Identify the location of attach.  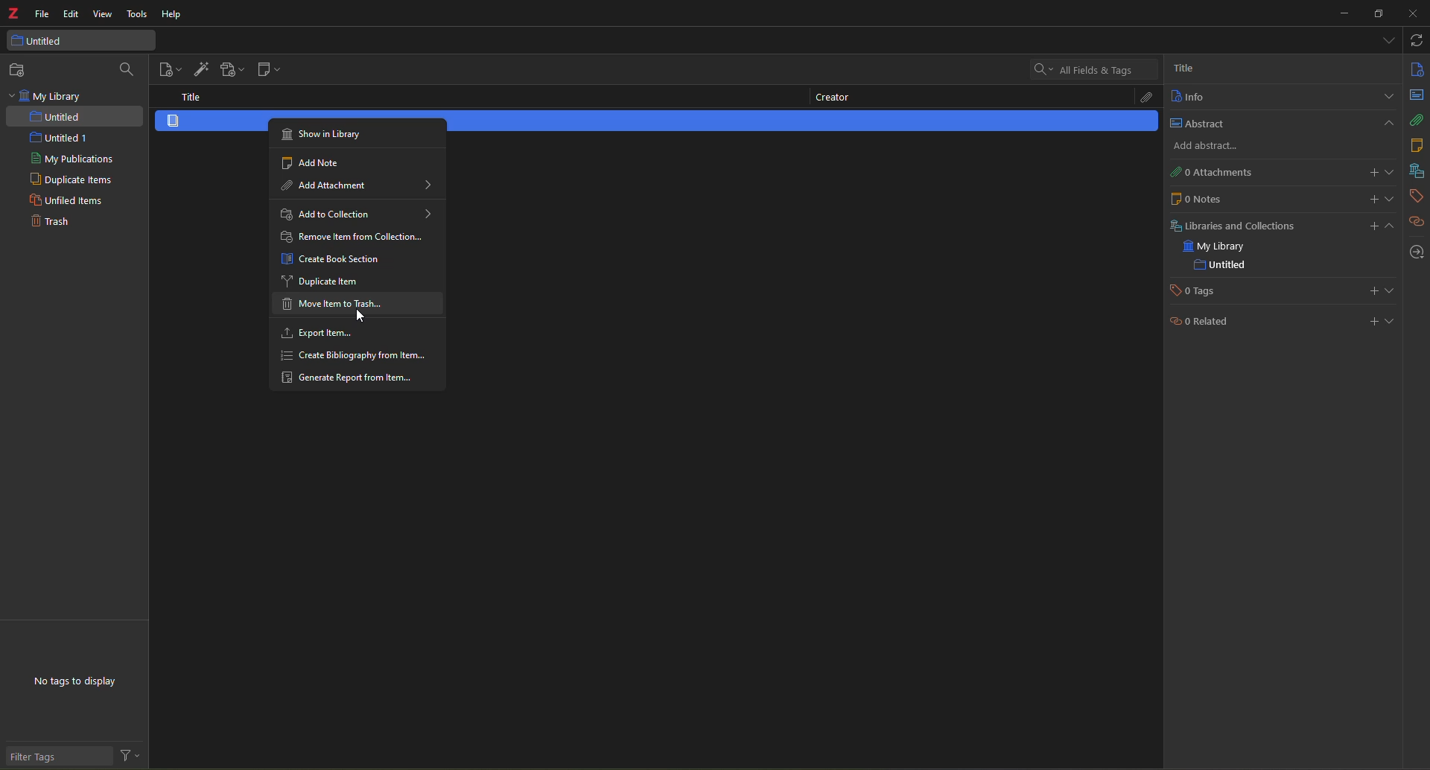
(1417, 120).